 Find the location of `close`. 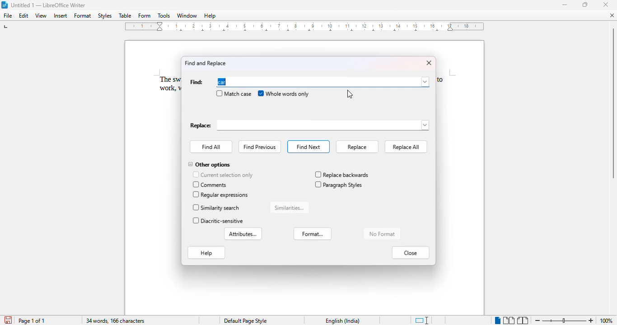

close is located at coordinates (606, 5).